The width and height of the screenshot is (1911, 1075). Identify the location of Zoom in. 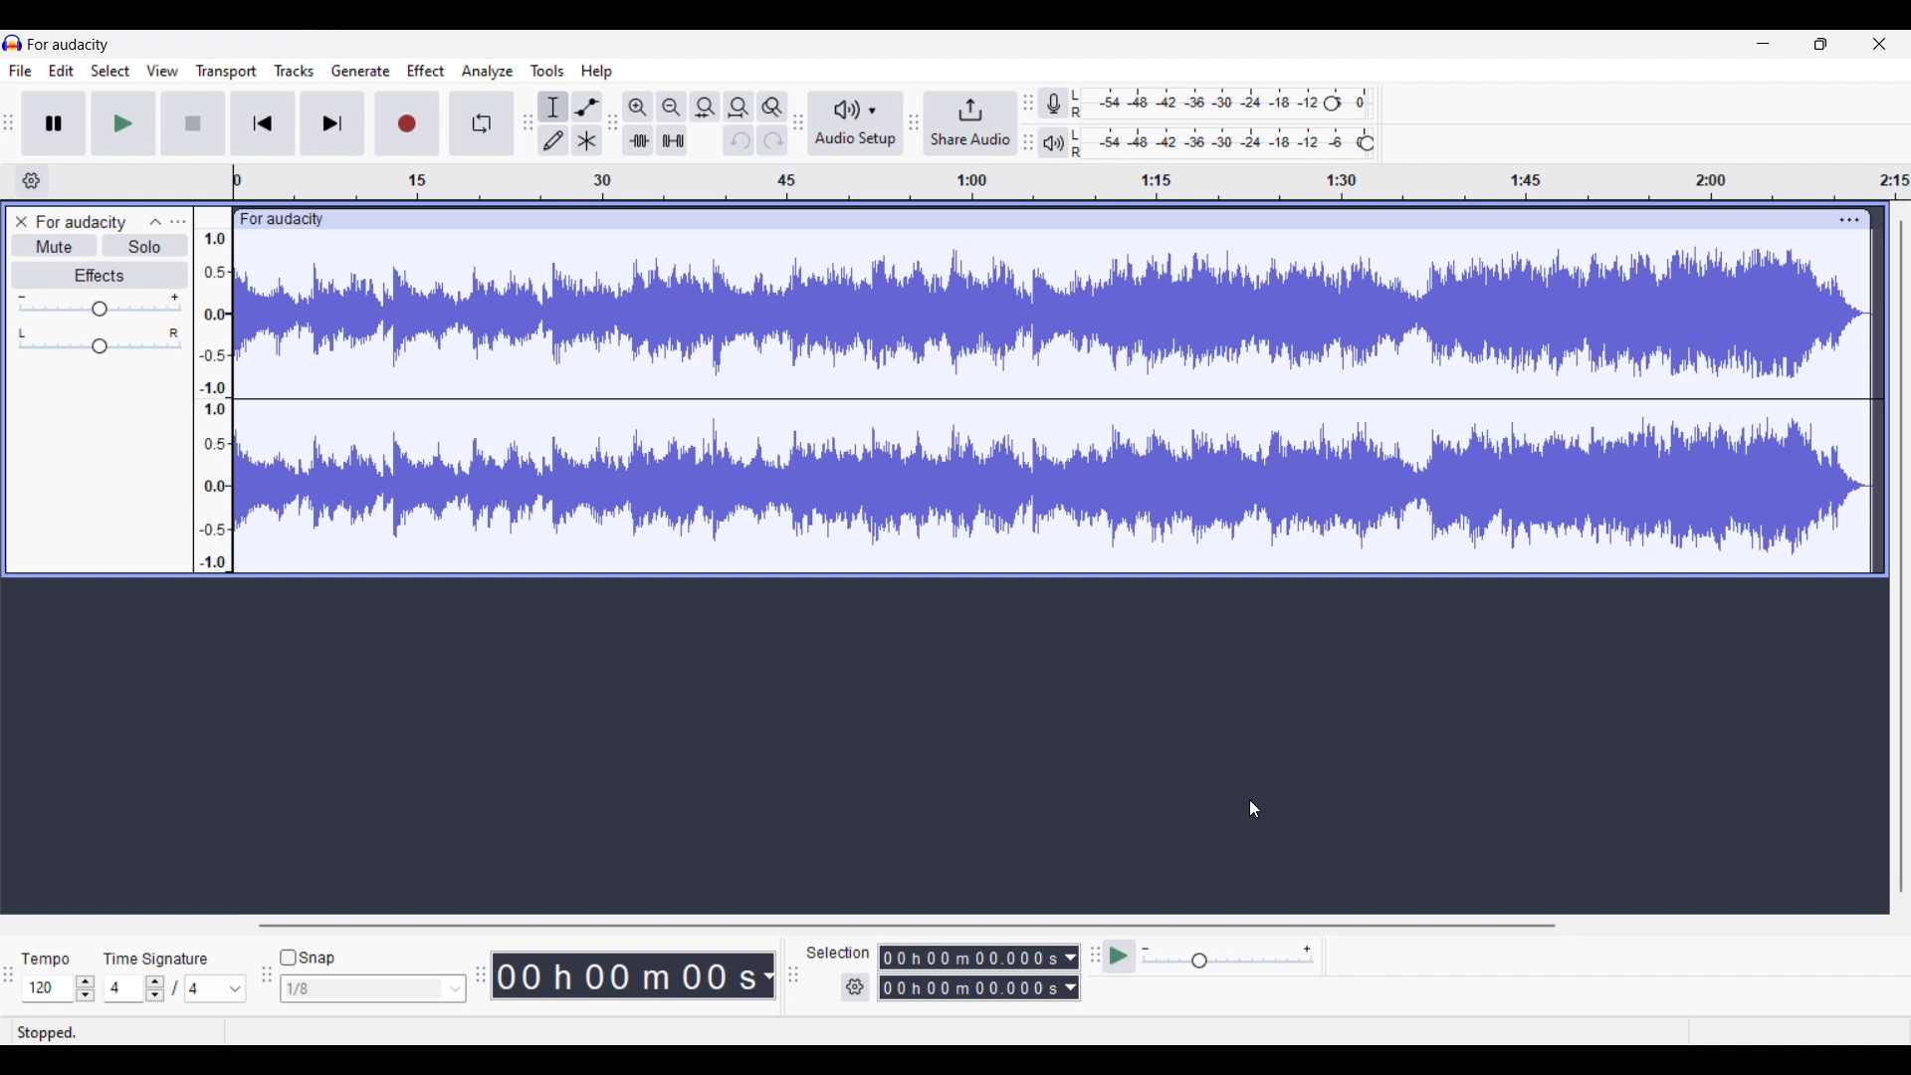
(639, 107).